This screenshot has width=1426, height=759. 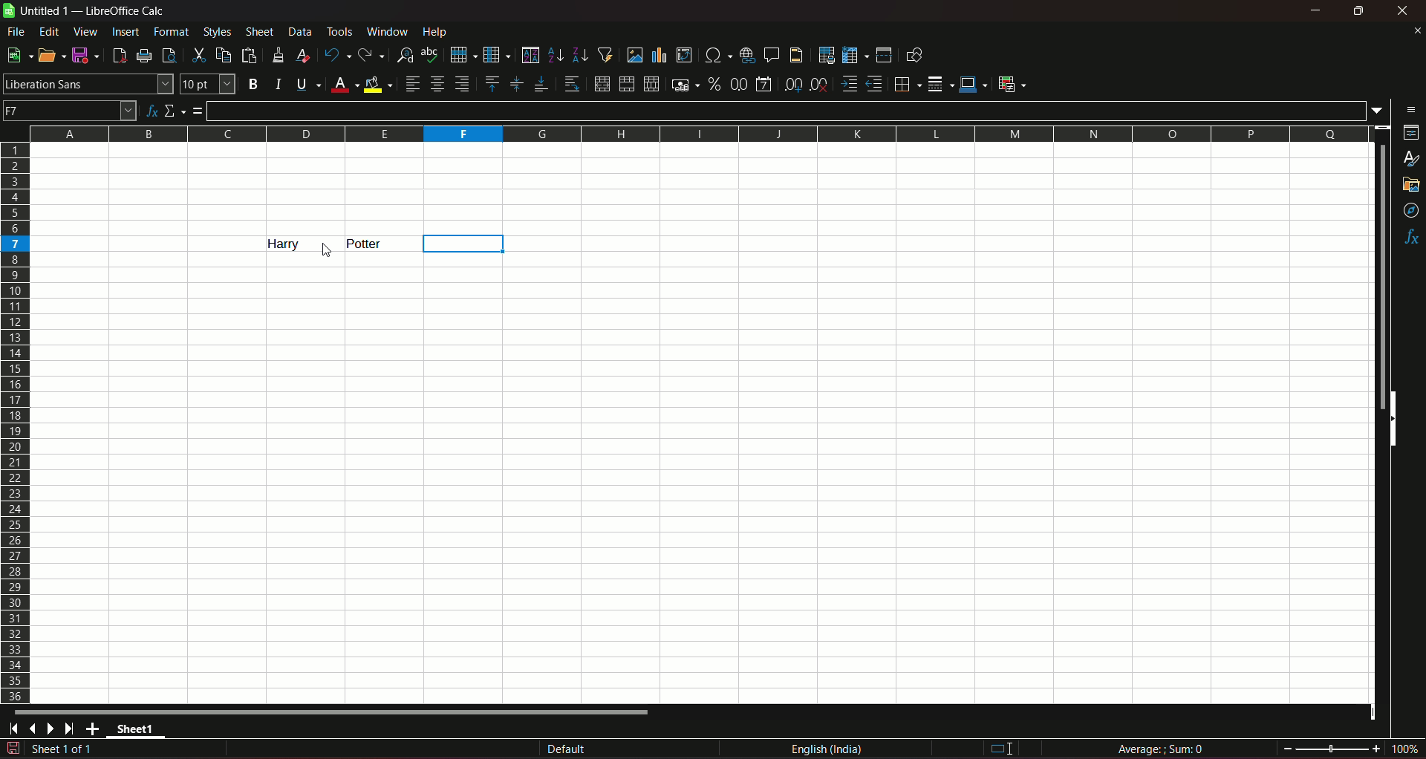 I want to click on open, so click(x=48, y=55).